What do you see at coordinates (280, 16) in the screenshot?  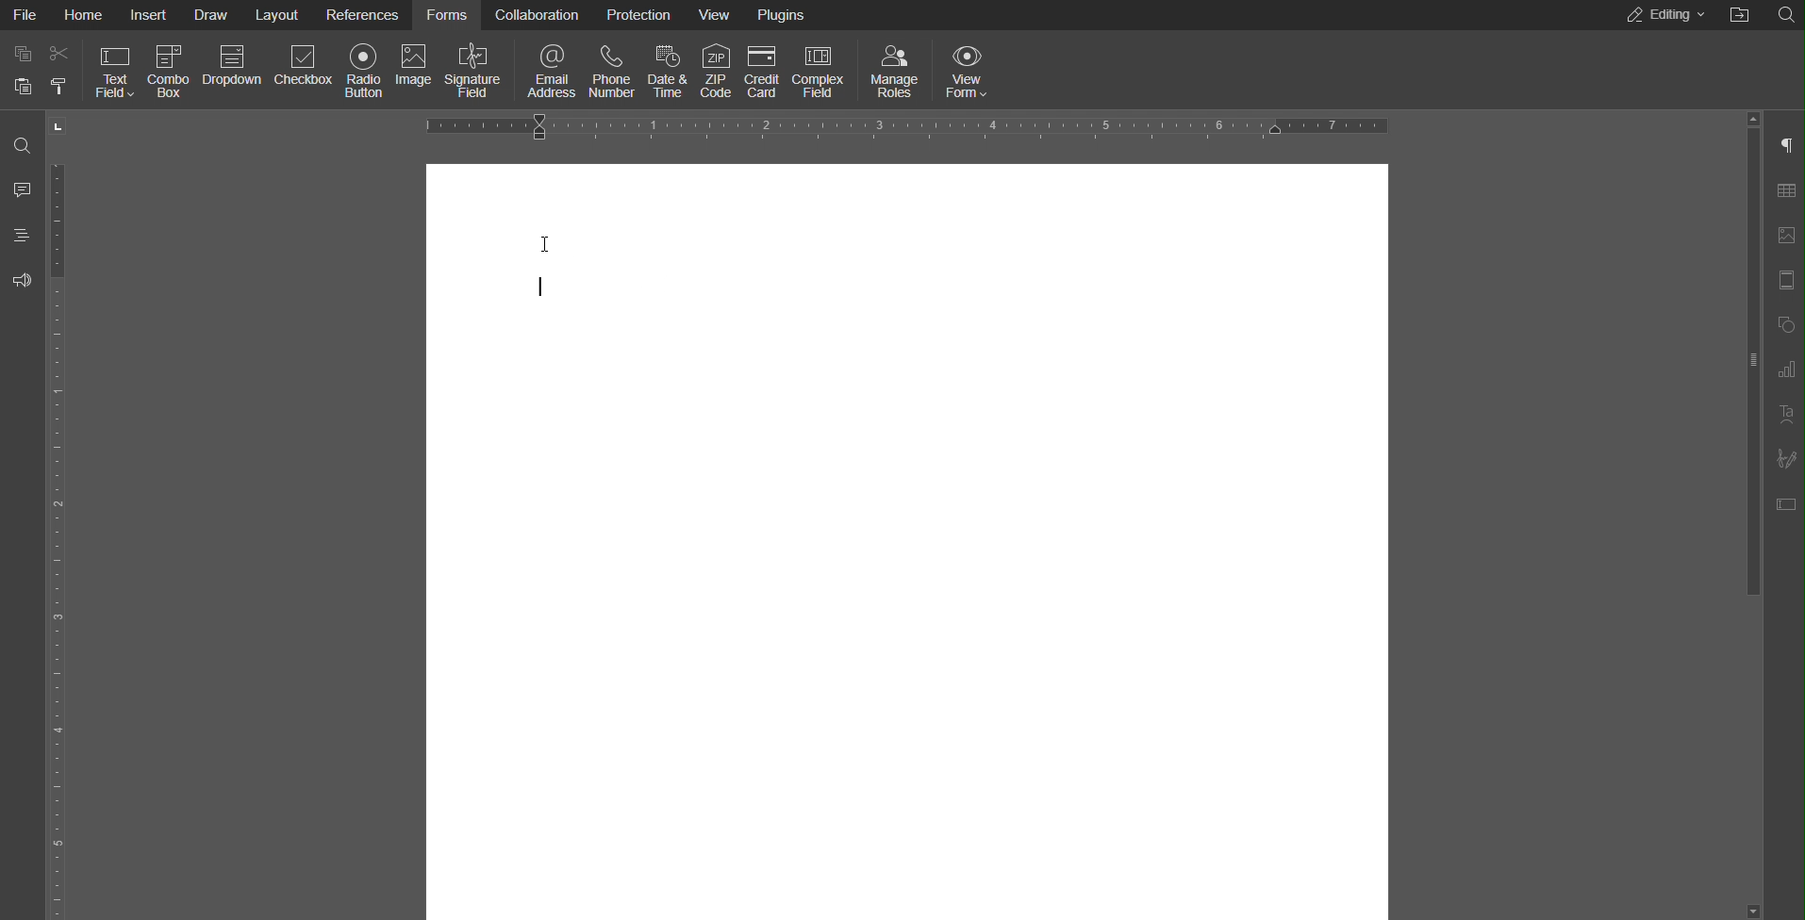 I see `Layout` at bounding box center [280, 16].